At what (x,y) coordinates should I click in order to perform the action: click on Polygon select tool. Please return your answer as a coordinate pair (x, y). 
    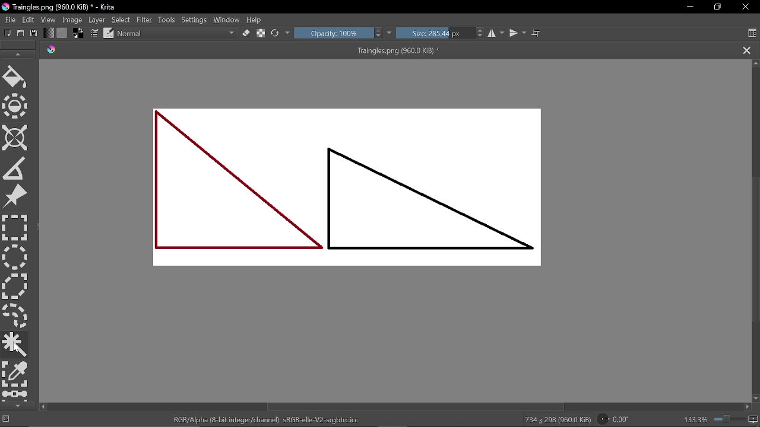
    Looking at the image, I should click on (14, 286).